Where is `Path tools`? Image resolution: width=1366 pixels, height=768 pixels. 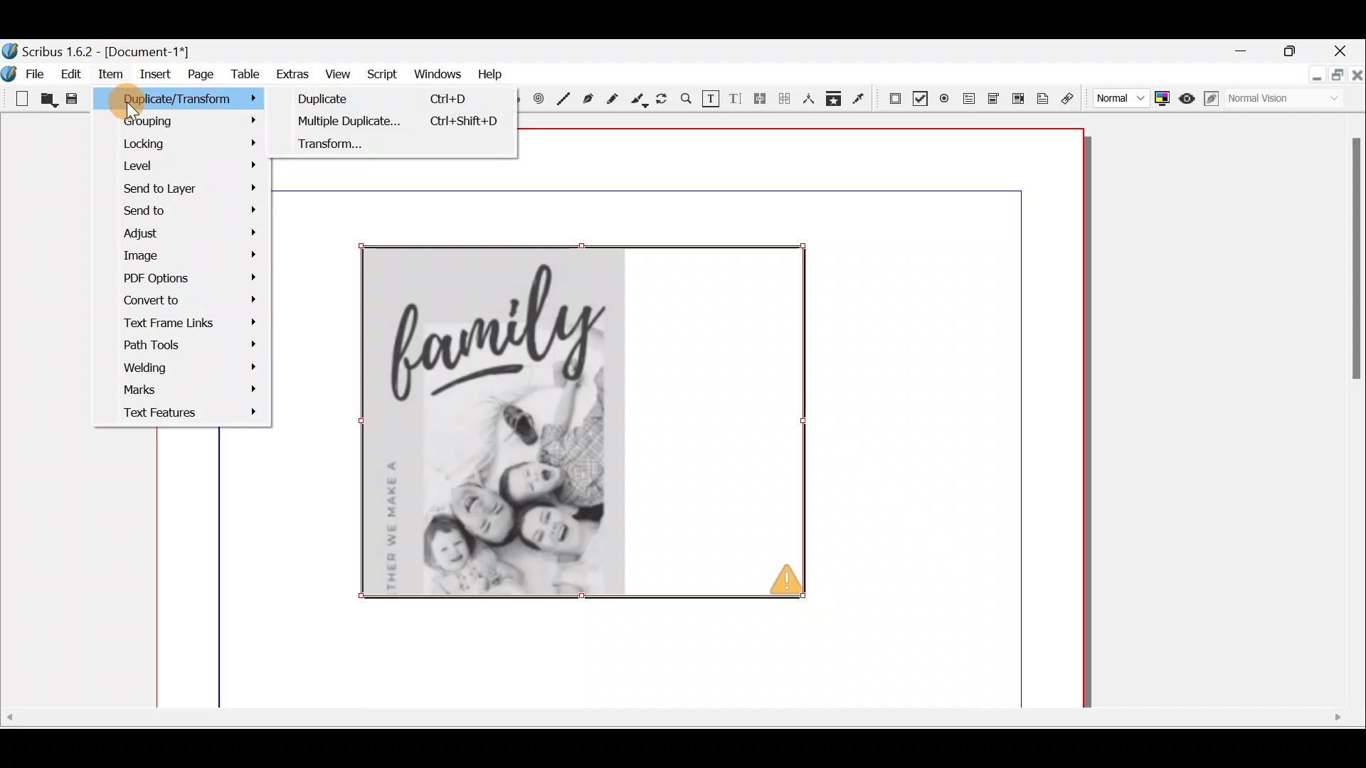
Path tools is located at coordinates (186, 347).